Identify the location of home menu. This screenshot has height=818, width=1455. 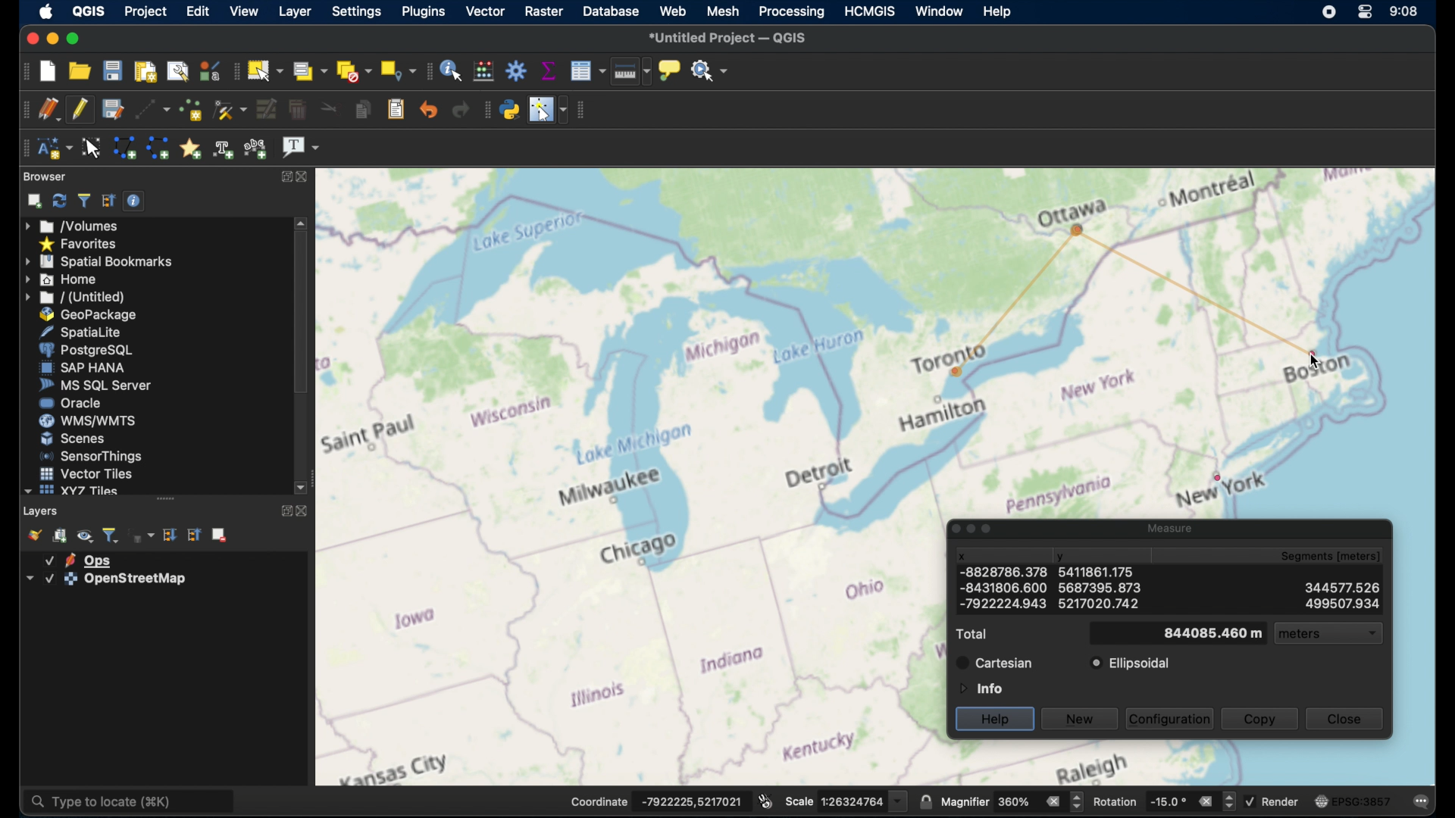
(67, 279).